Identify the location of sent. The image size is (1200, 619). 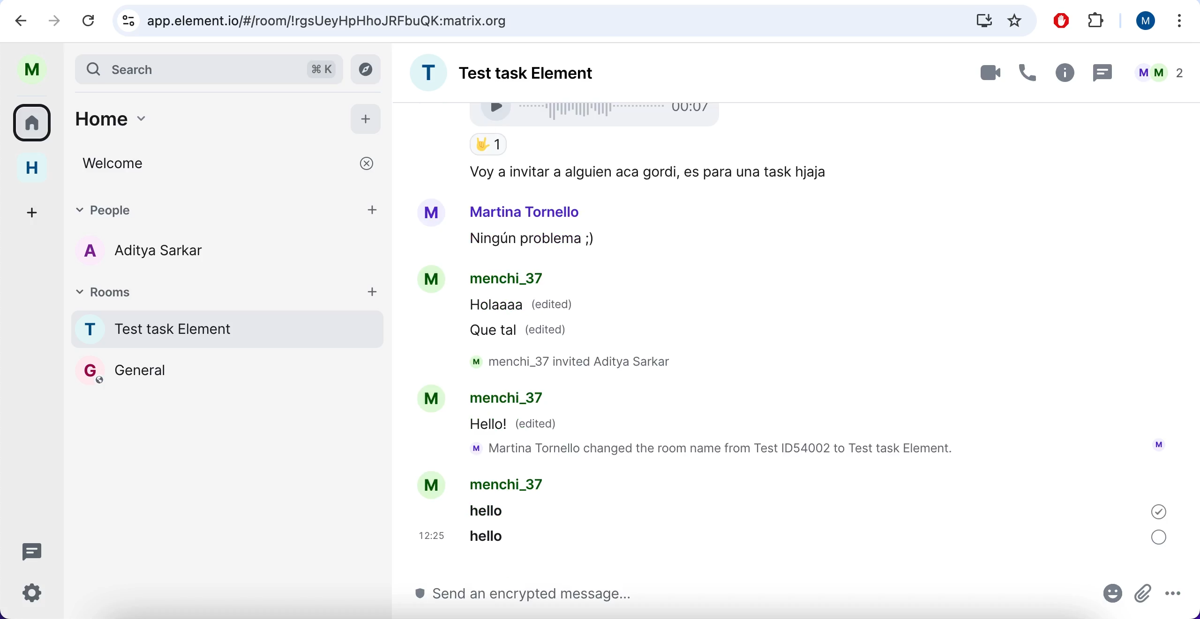
(1158, 511).